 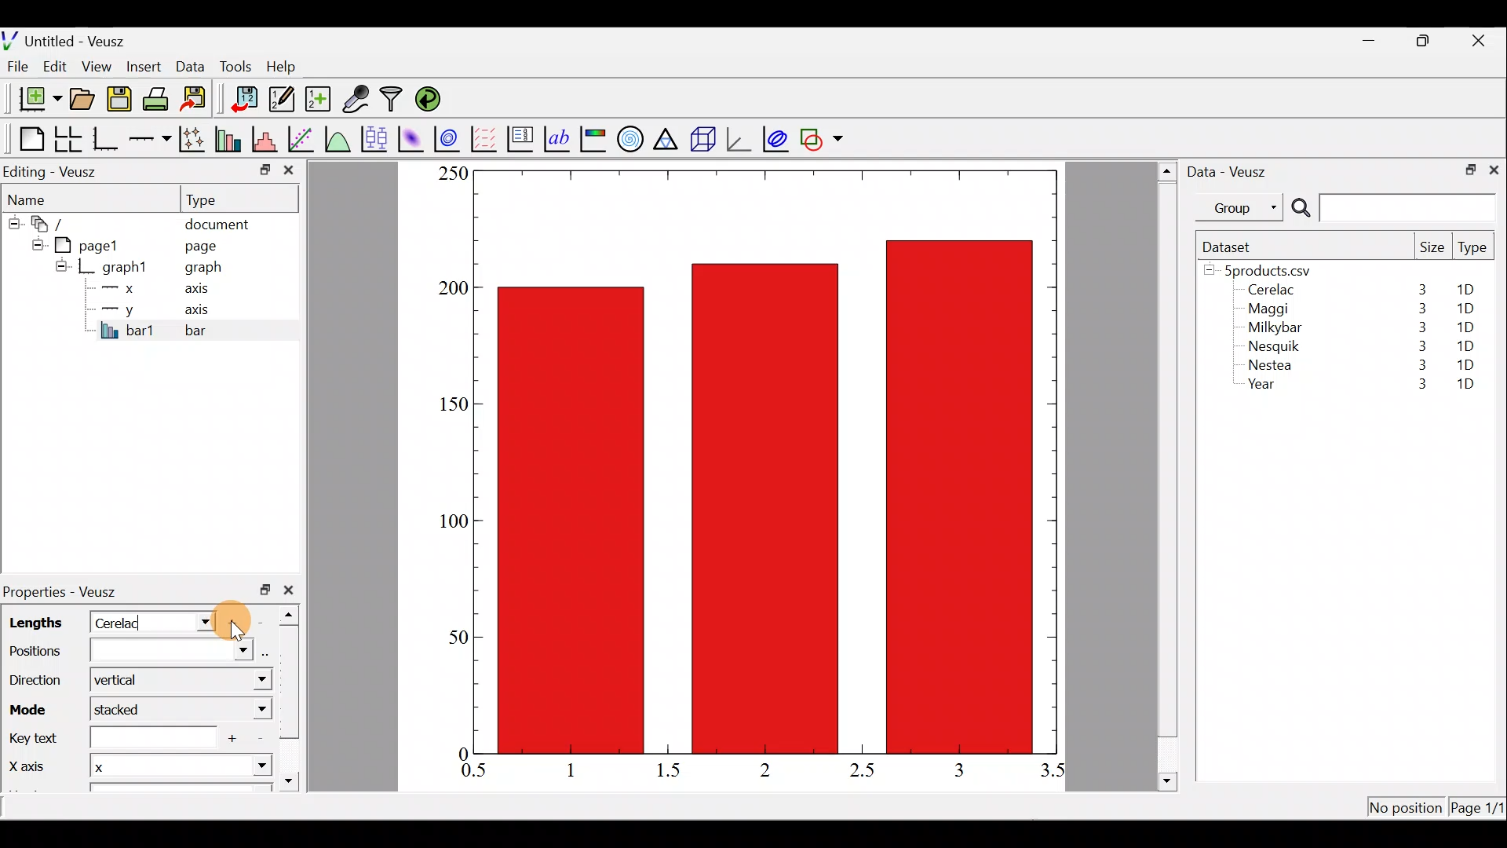 What do you see at coordinates (453, 289) in the screenshot?
I see `200` at bounding box center [453, 289].